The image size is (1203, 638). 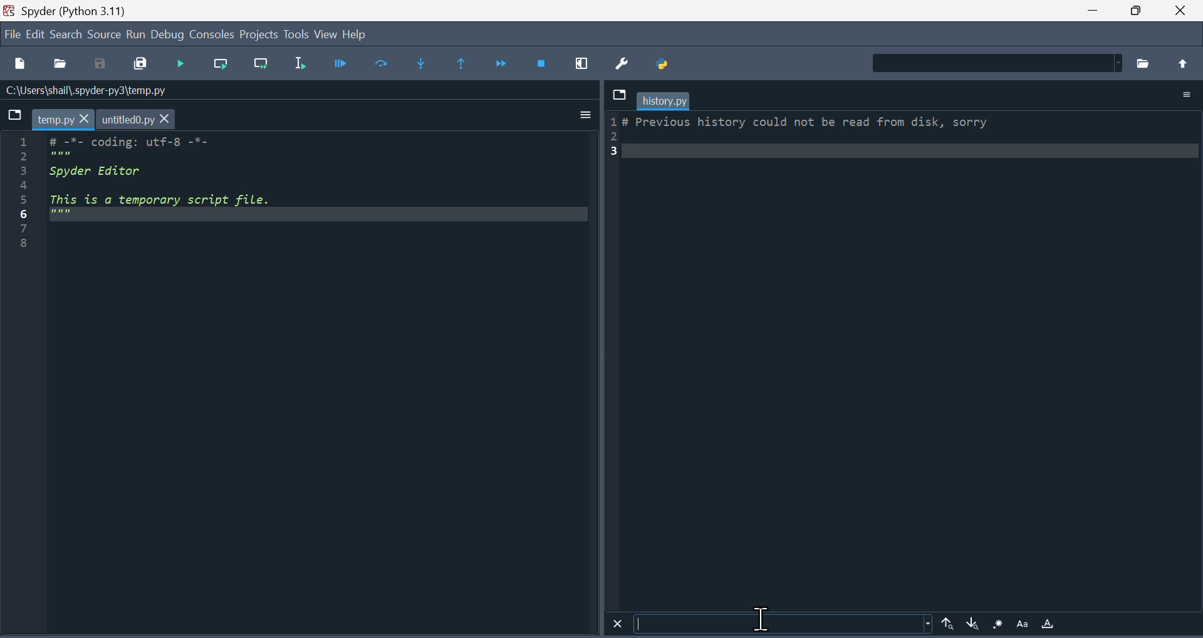 What do you see at coordinates (1051, 626) in the screenshot?
I see `Highlight` at bounding box center [1051, 626].